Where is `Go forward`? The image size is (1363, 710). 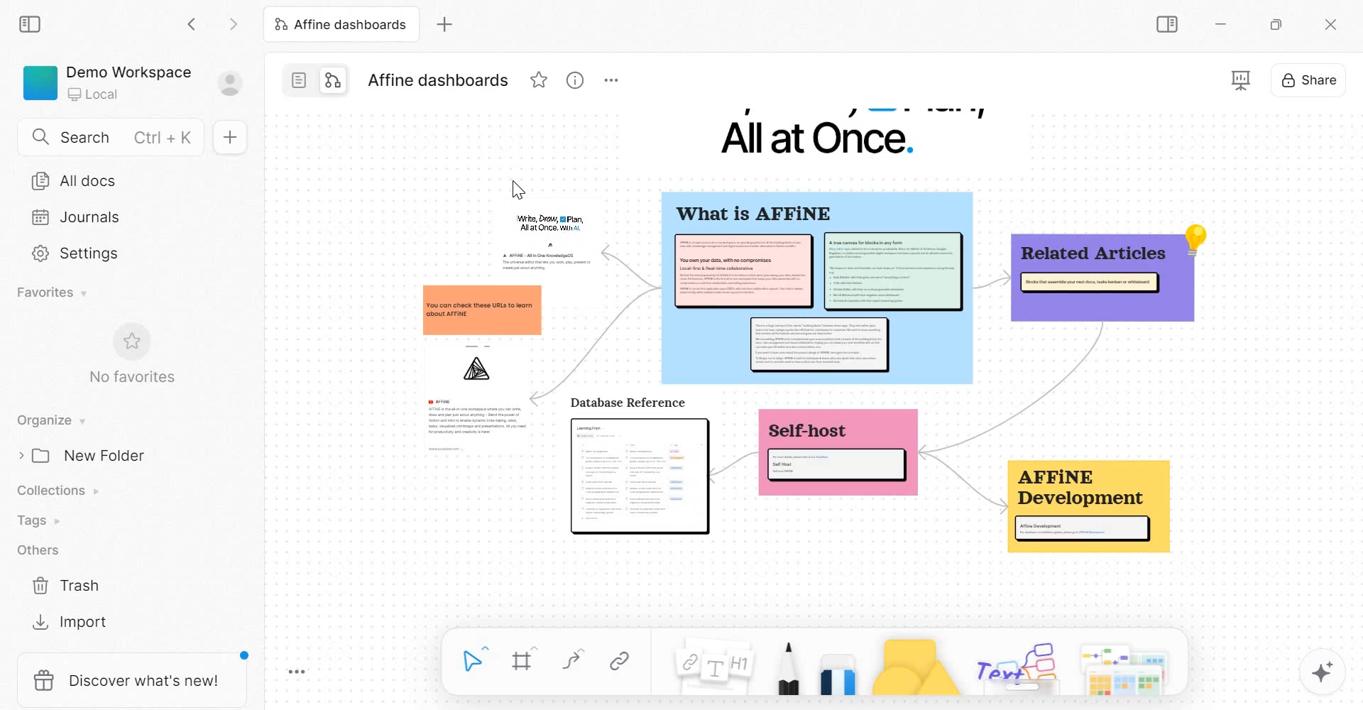
Go forward is located at coordinates (229, 28).